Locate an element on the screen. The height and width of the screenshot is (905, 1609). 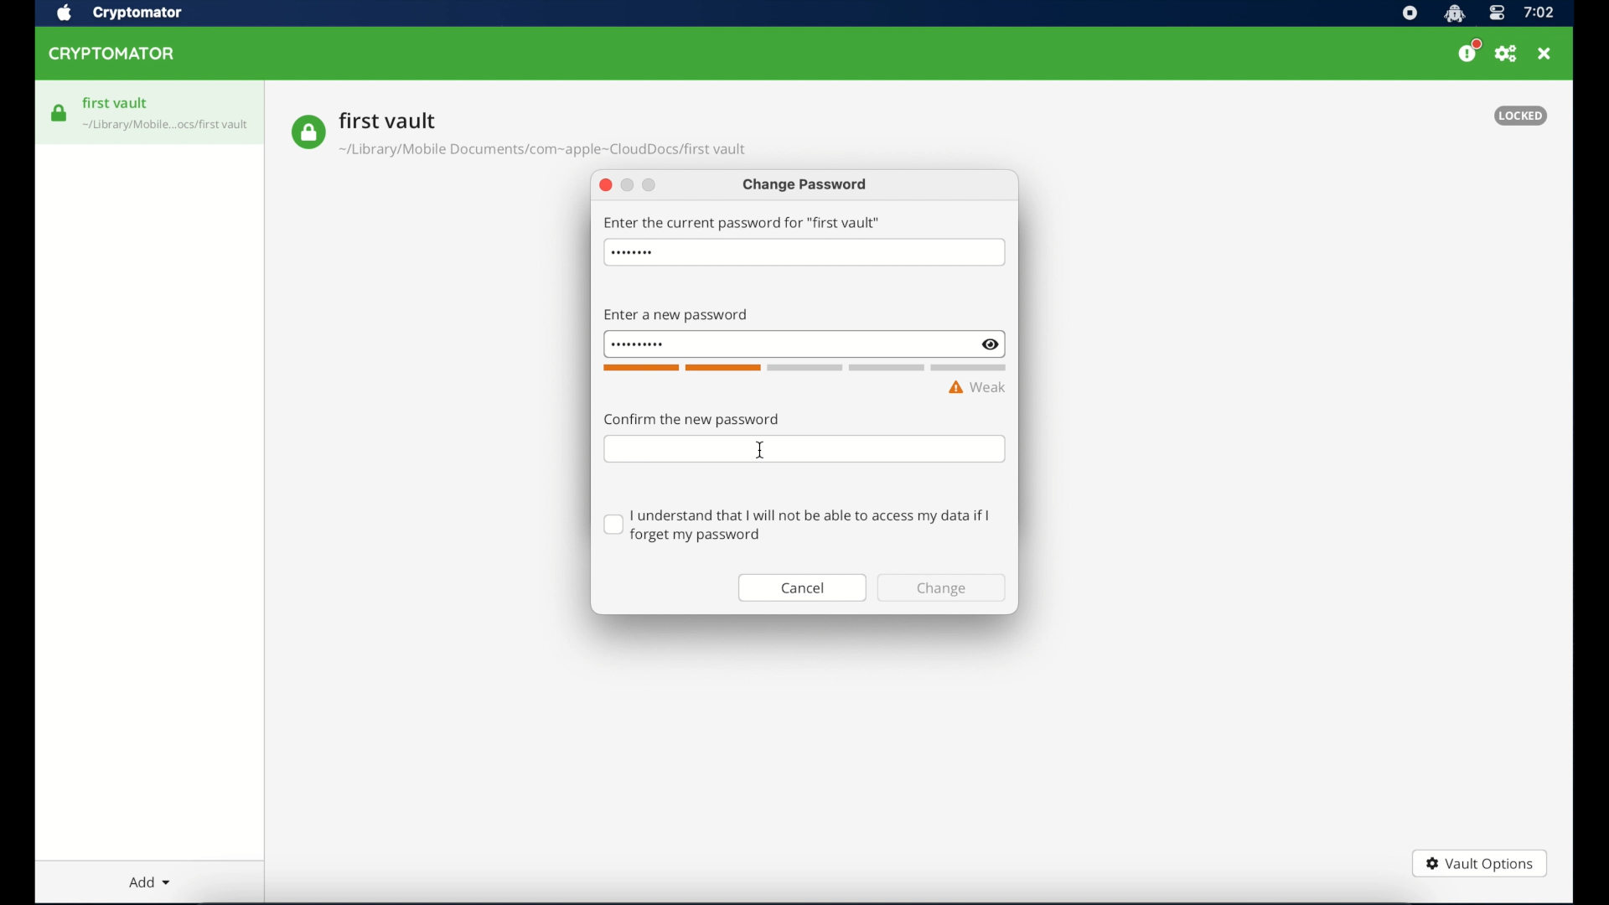
vault icon is located at coordinates (308, 132).